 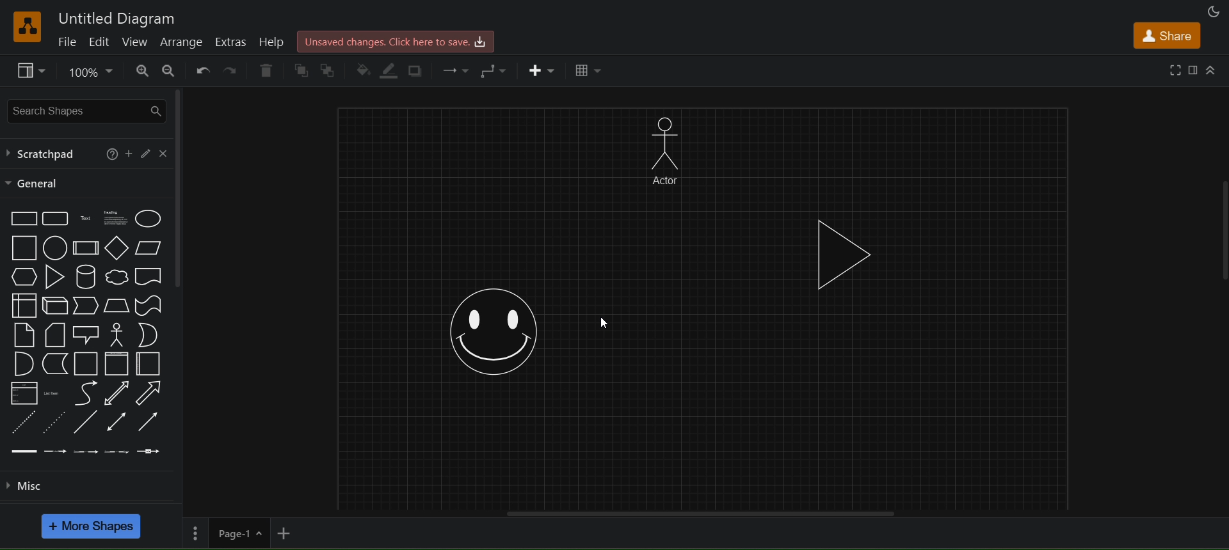 What do you see at coordinates (22, 276) in the screenshot?
I see `hexagon` at bounding box center [22, 276].